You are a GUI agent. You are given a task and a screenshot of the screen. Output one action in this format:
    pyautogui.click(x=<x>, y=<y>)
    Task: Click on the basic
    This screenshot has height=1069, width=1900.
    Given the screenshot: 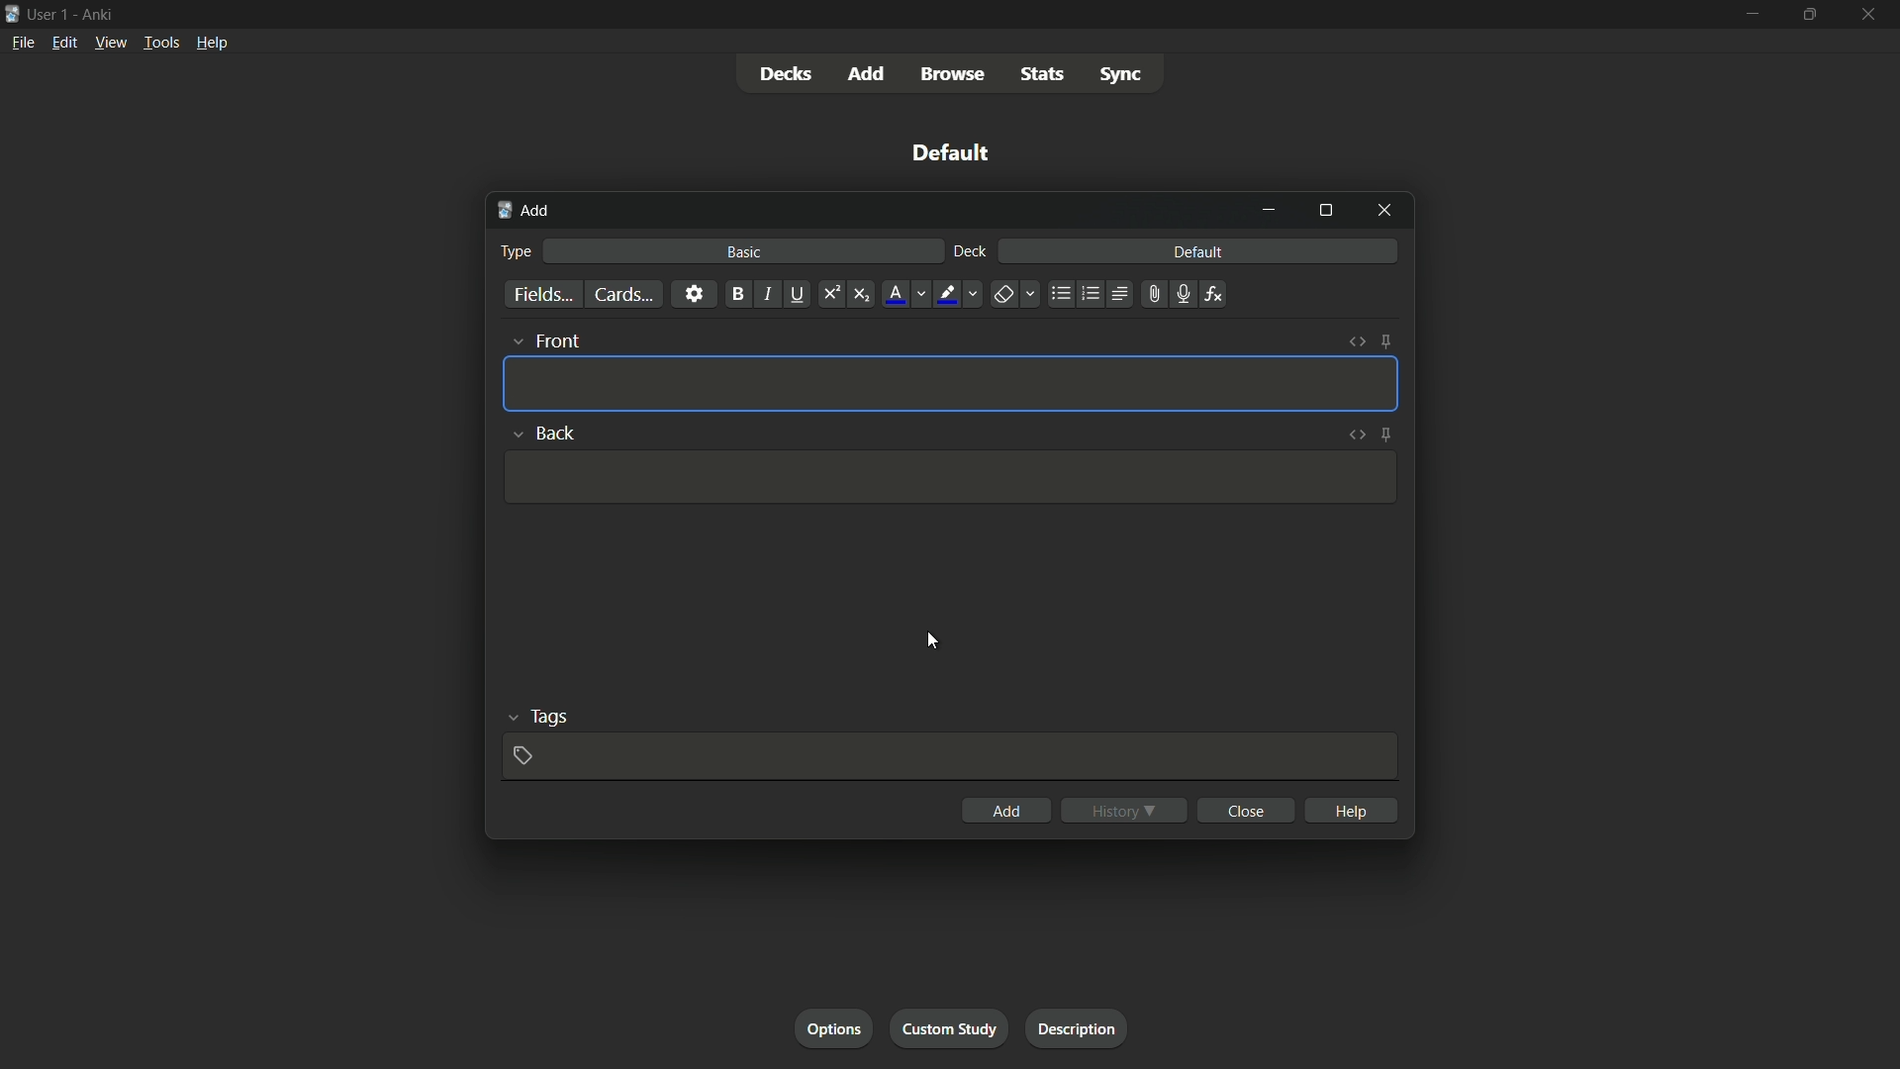 What is the action you would take?
    pyautogui.click(x=745, y=251)
    